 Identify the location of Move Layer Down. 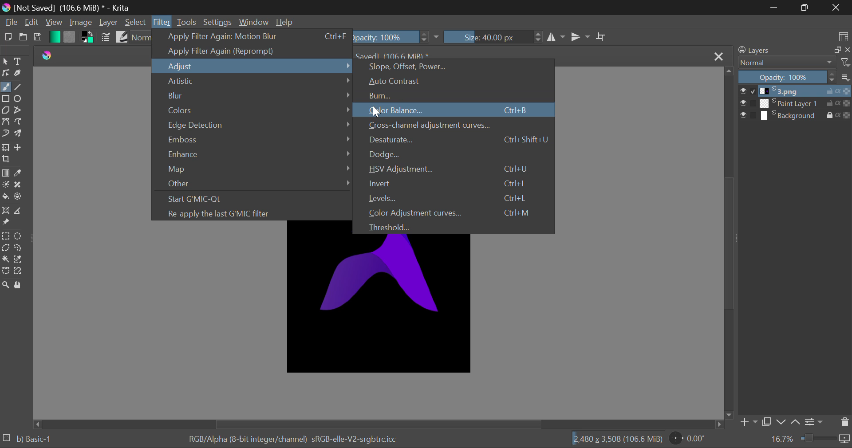
(783, 421).